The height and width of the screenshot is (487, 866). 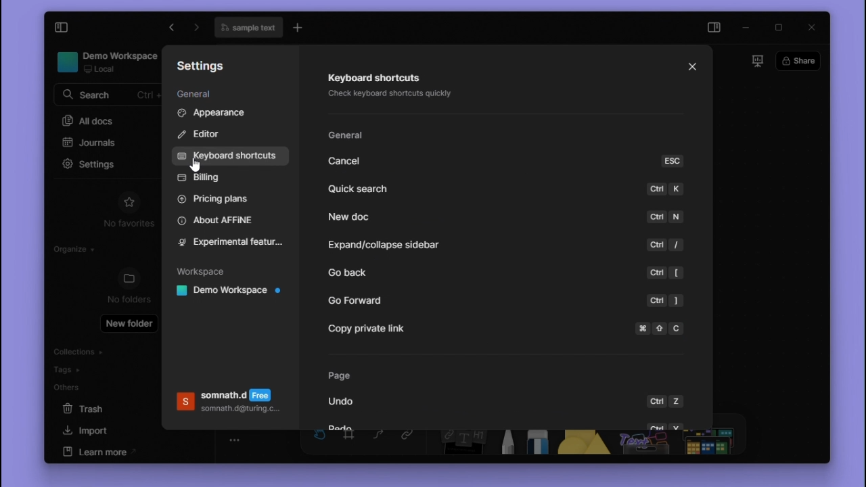 I want to click on page, so click(x=343, y=377).